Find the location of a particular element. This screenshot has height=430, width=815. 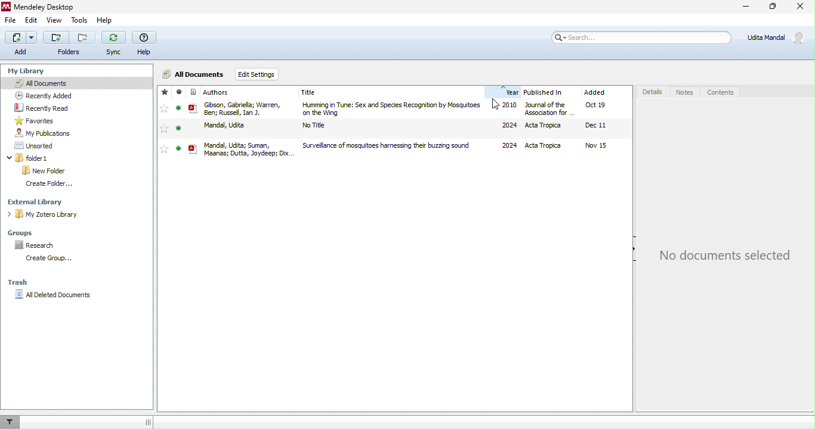

folders is located at coordinates (68, 43).